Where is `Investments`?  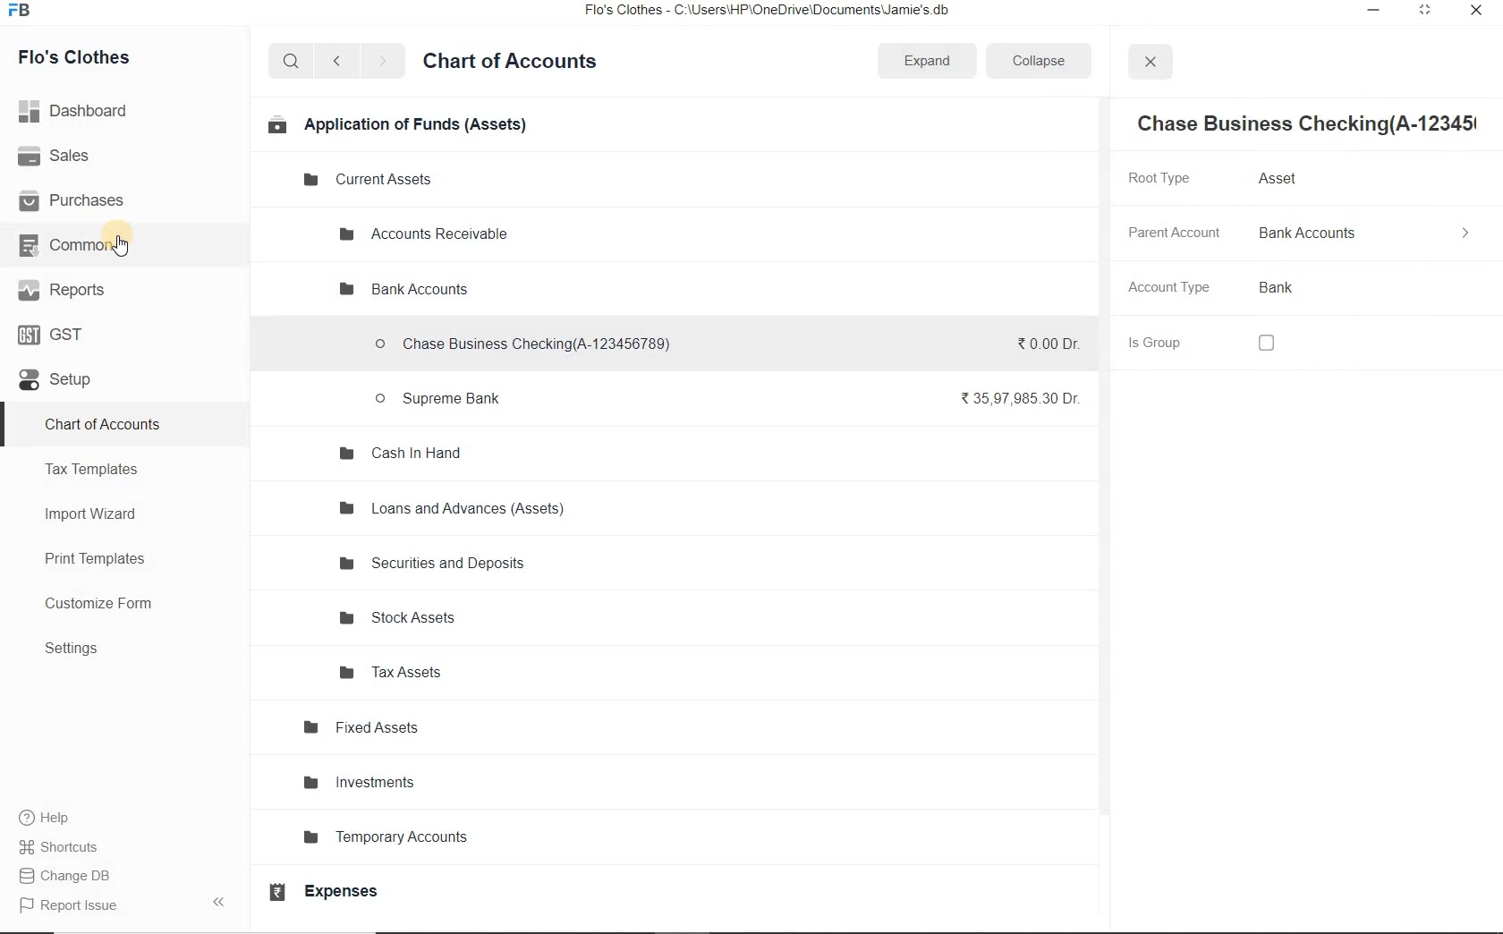 Investments is located at coordinates (397, 781).